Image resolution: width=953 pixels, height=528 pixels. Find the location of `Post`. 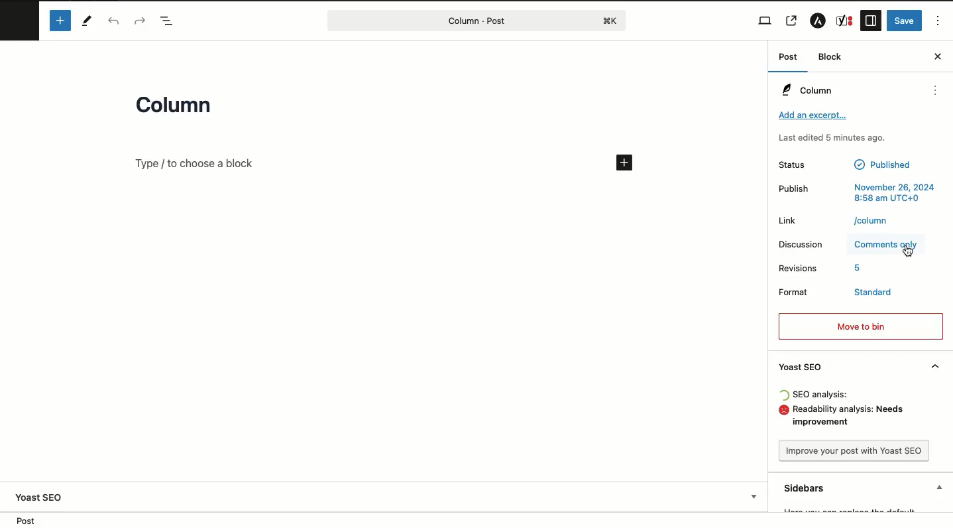

Post is located at coordinates (791, 58).